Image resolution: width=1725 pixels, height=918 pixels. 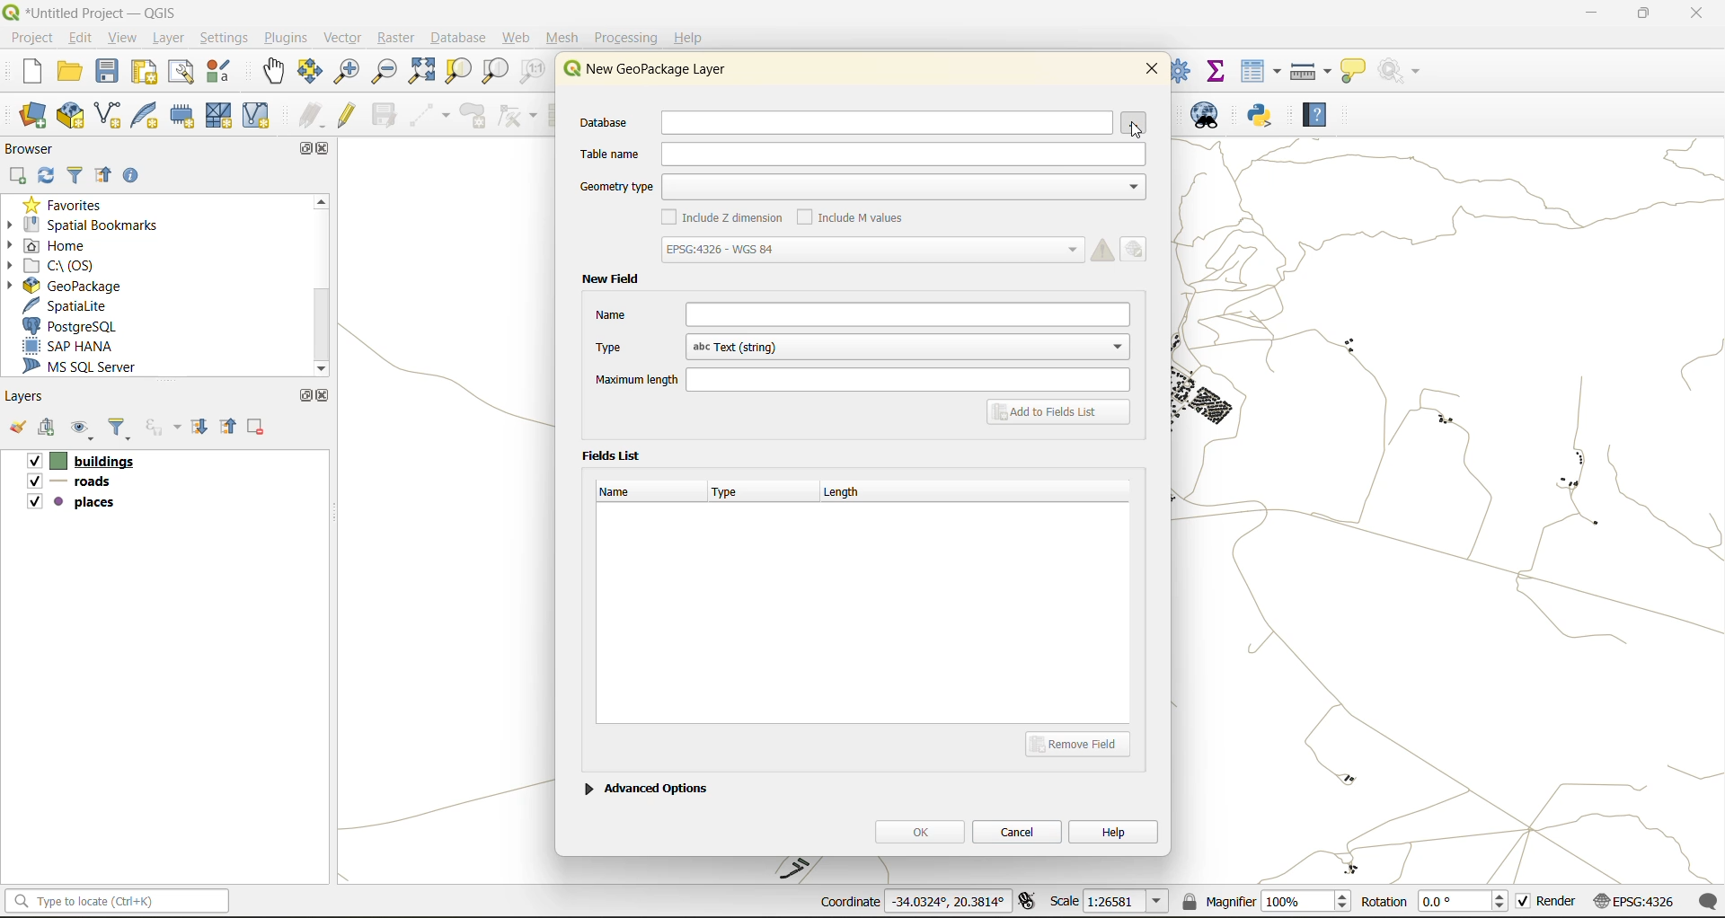 I want to click on mesh, so click(x=564, y=38).